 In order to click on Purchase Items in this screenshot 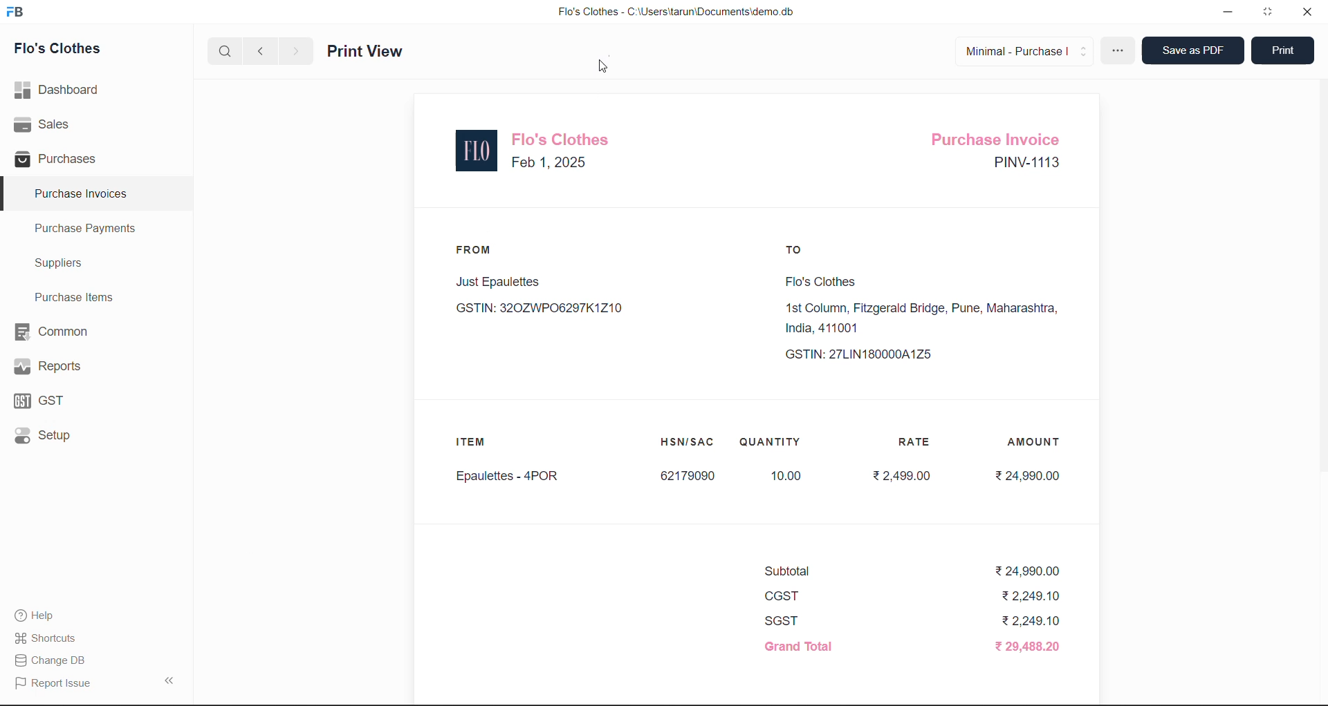, I will do `click(78, 296)`.